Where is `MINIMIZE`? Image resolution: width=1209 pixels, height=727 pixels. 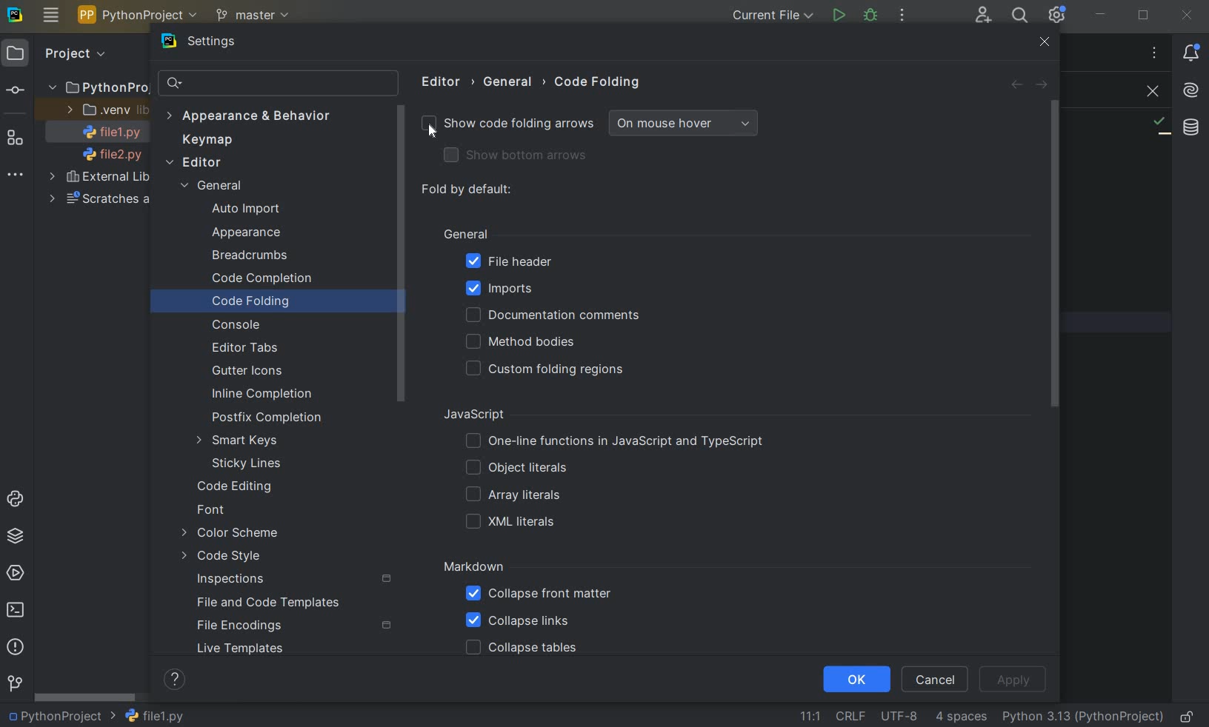
MINIMIZE is located at coordinates (1101, 16).